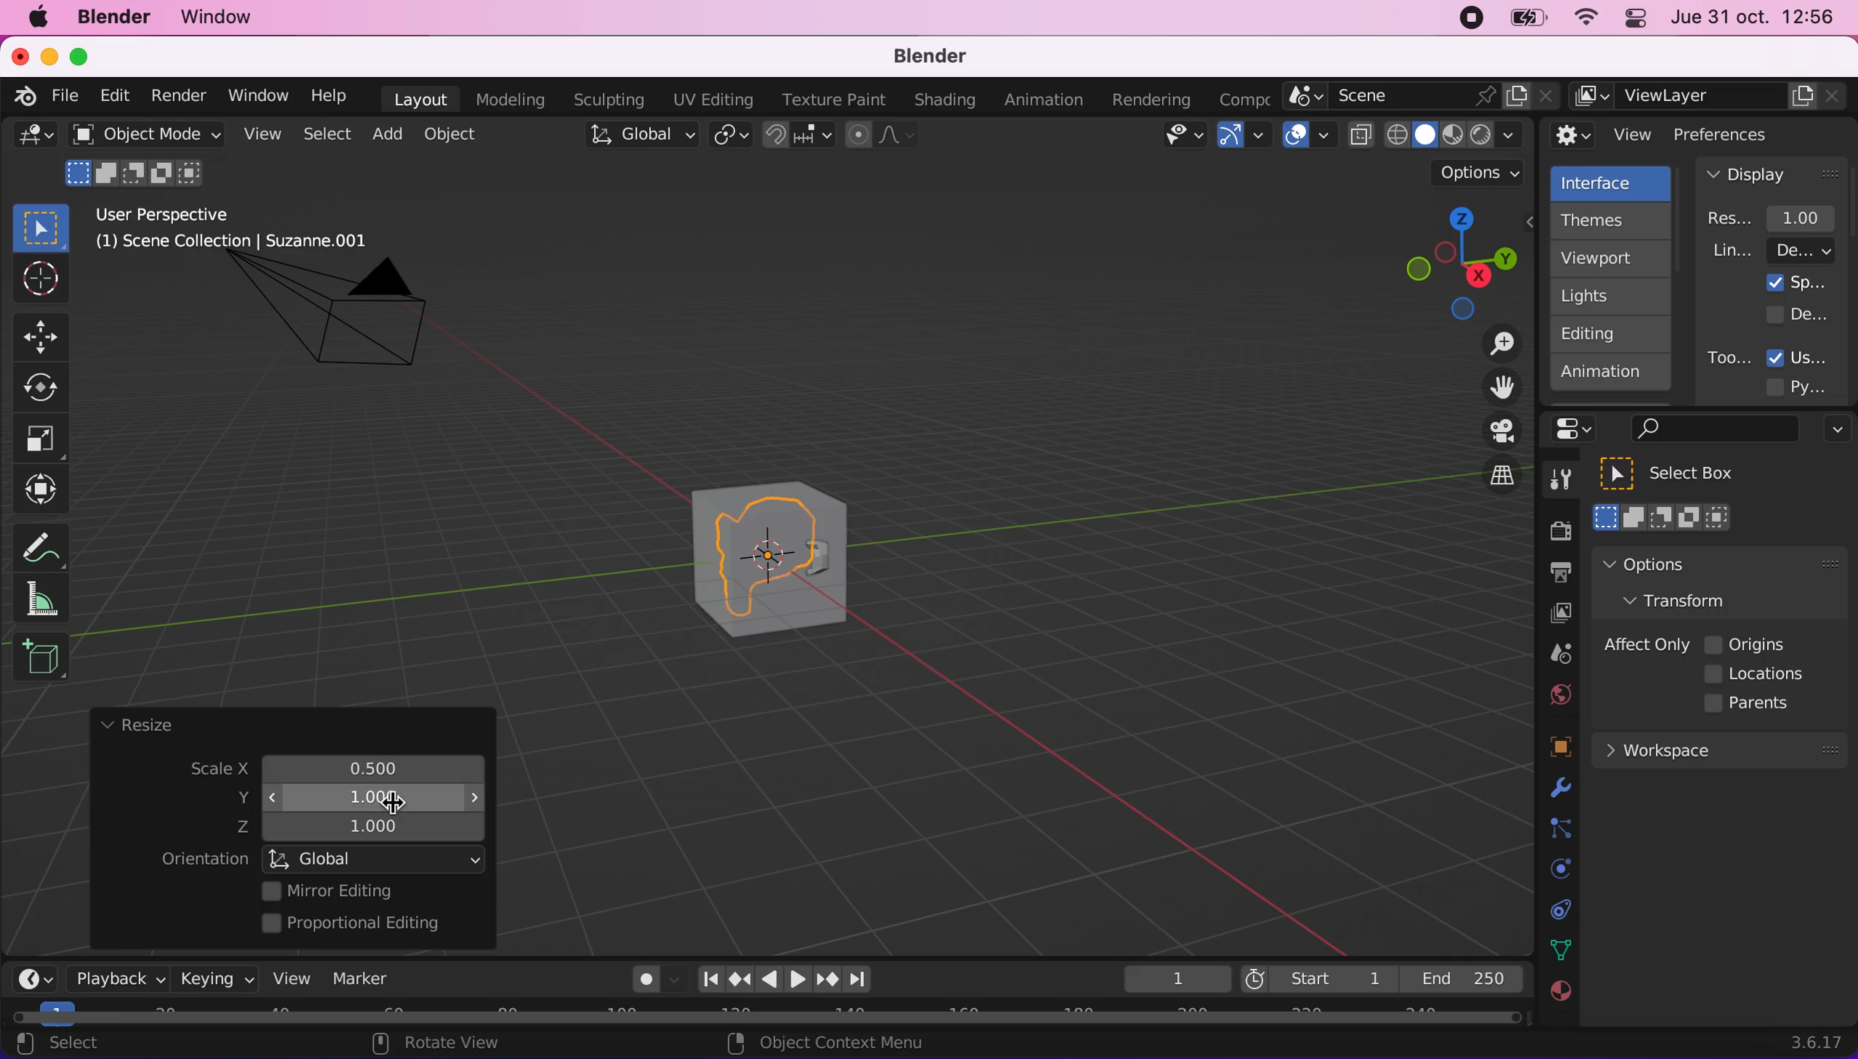 This screenshot has height=1059, width=1858. What do you see at coordinates (1181, 138) in the screenshot?
I see `view object types` at bounding box center [1181, 138].